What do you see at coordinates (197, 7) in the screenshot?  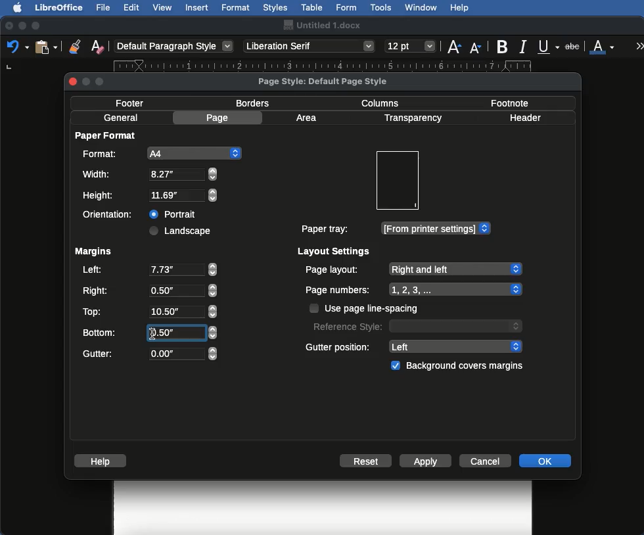 I see `Insert` at bounding box center [197, 7].